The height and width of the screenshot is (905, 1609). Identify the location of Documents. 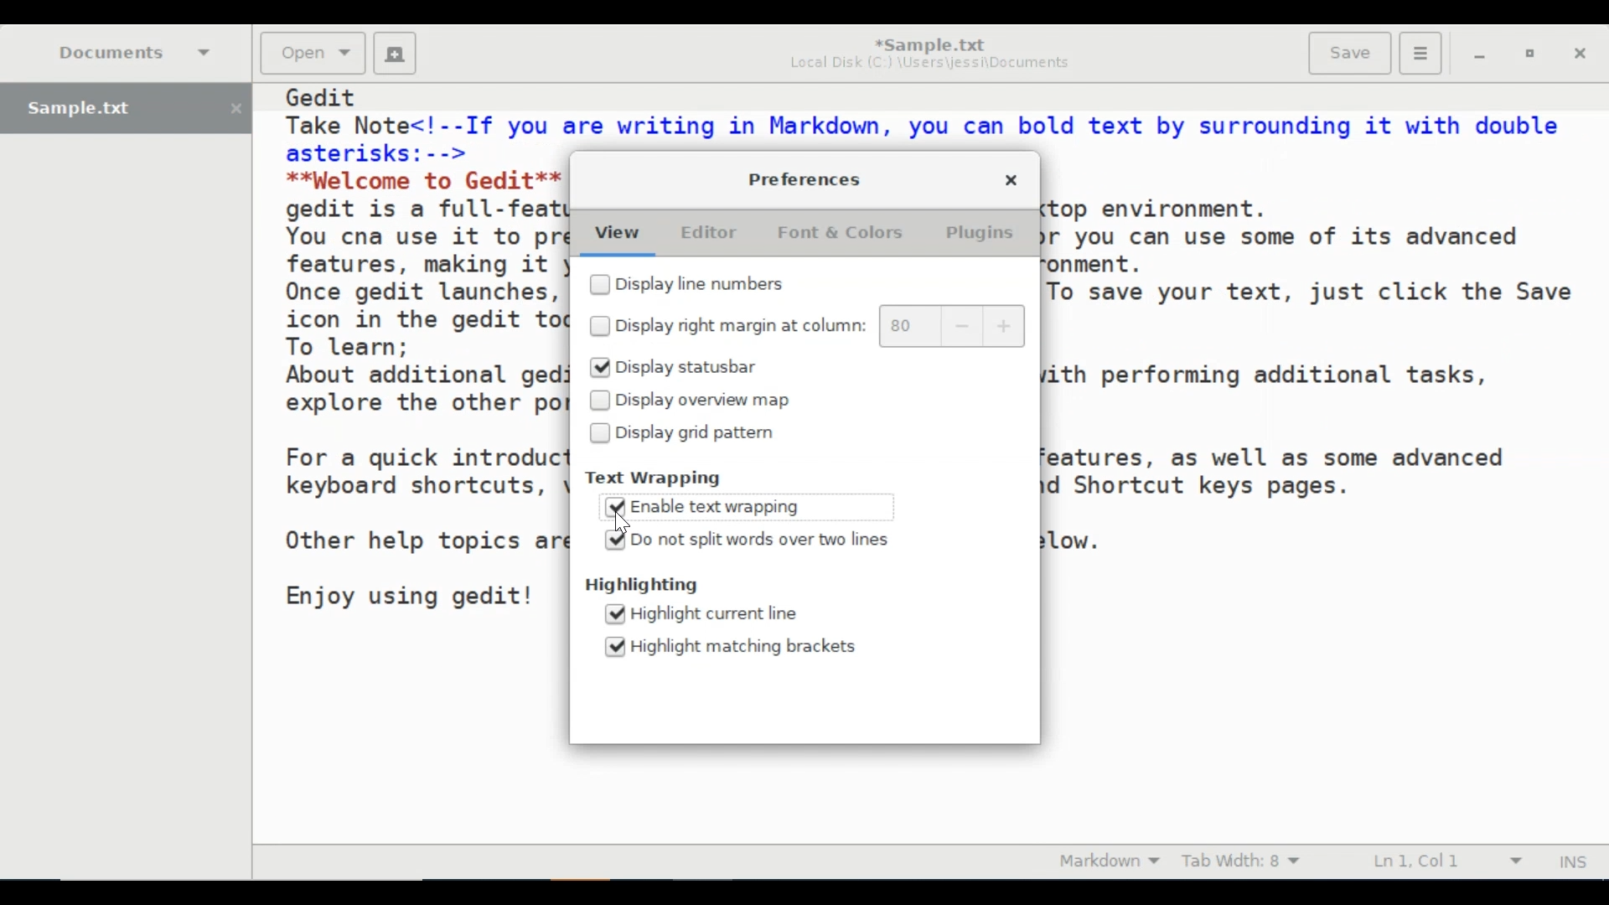
(132, 52).